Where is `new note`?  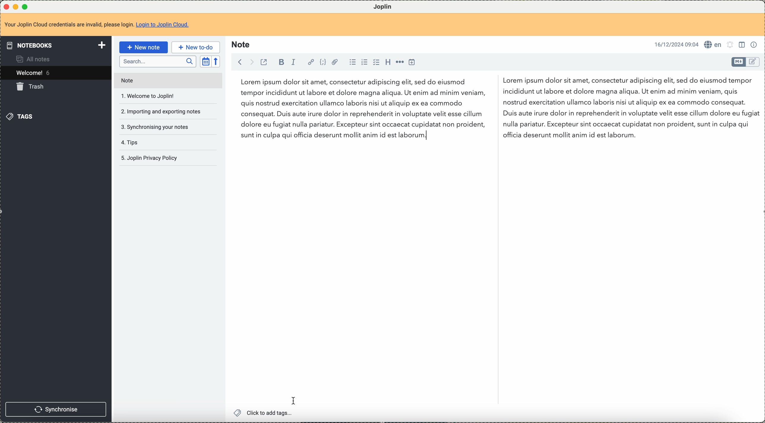 new note is located at coordinates (143, 47).